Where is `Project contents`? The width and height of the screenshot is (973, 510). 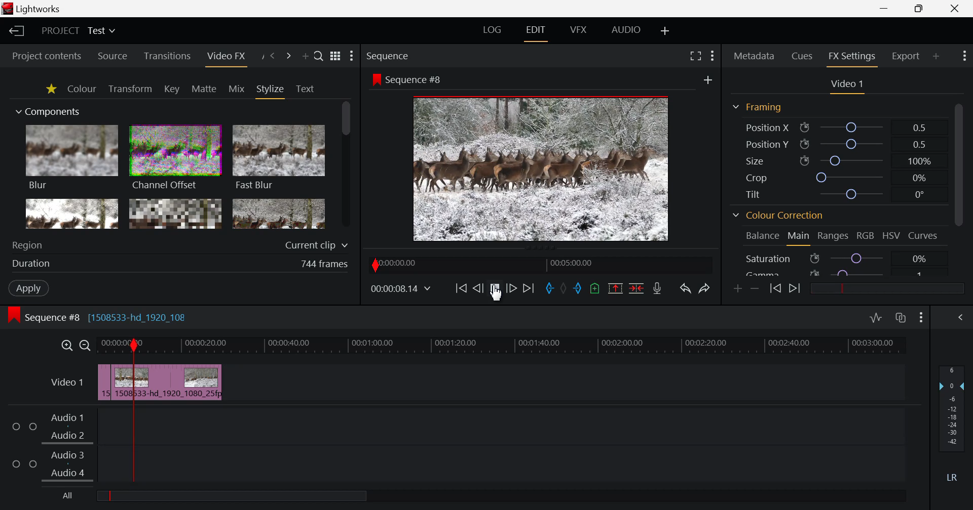
Project contents is located at coordinates (47, 55).